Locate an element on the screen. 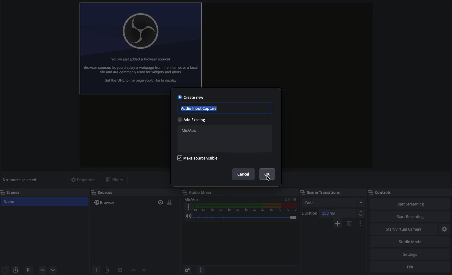 The width and height of the screenshot is (452, 275). Exit is located at coordinates (405, 267).